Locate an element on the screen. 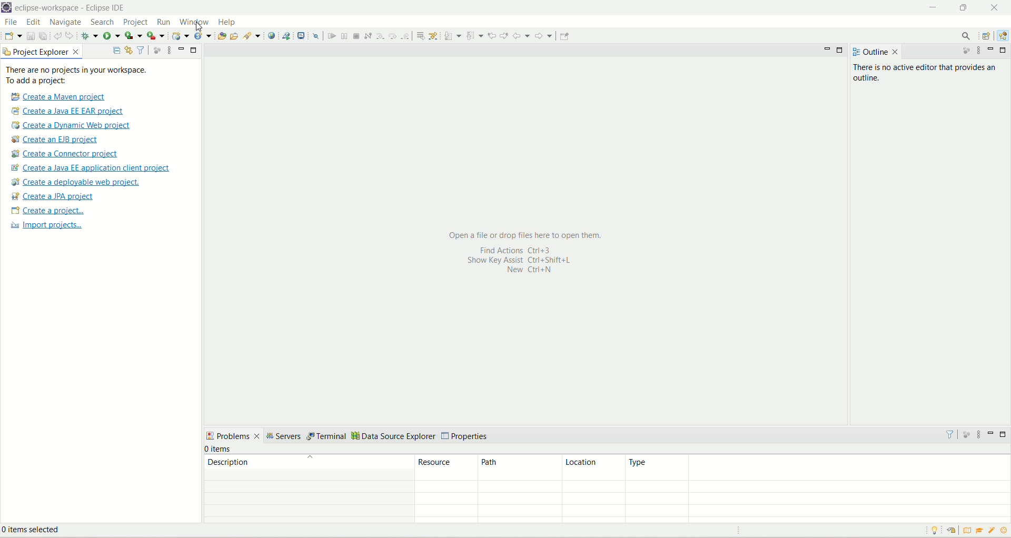 Image resolution: width=1011 pixels, height=538 pixels. create a dynamic web project is located at coordinates (181, 36).